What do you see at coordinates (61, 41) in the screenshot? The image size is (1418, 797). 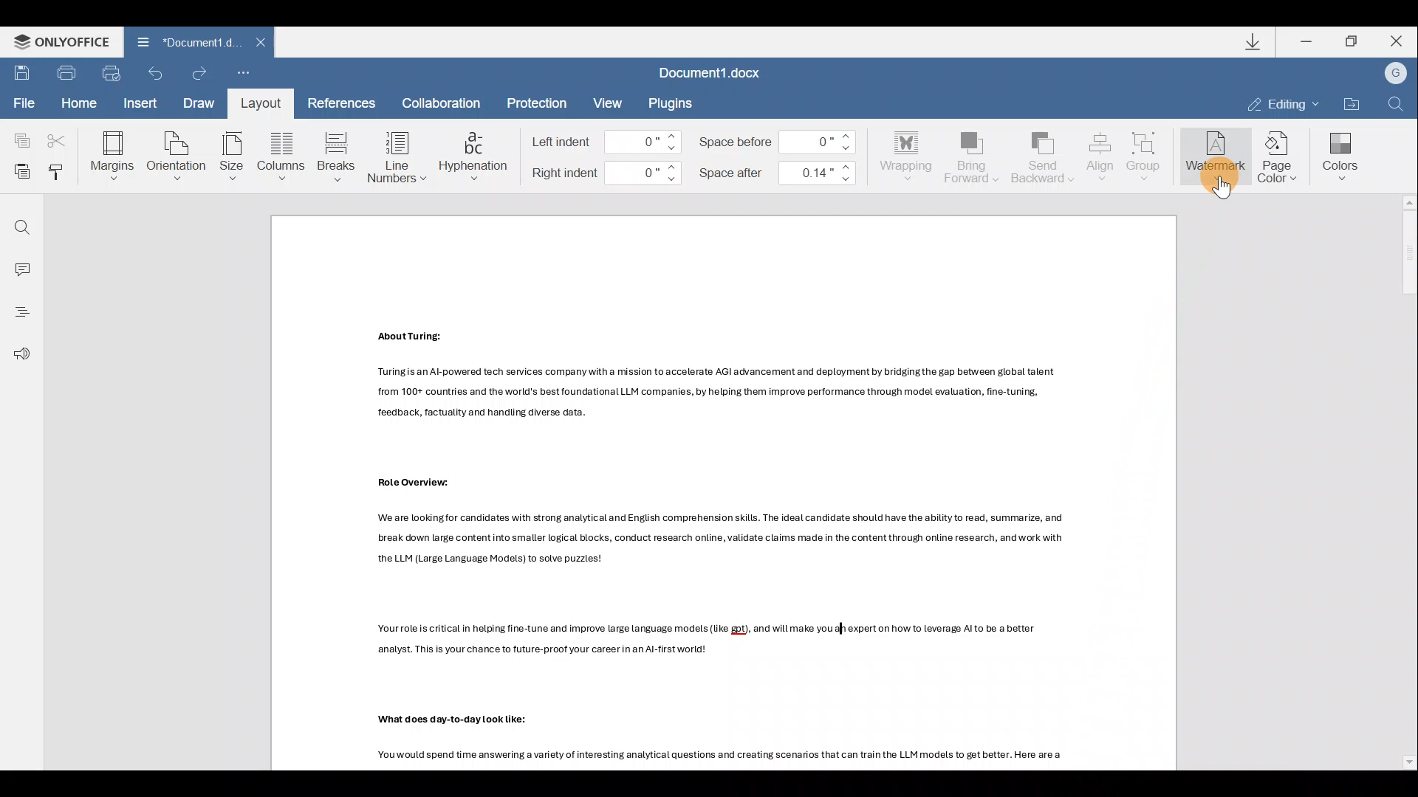 I see `ONLYOFFICE` at bounding box center [61, 41].